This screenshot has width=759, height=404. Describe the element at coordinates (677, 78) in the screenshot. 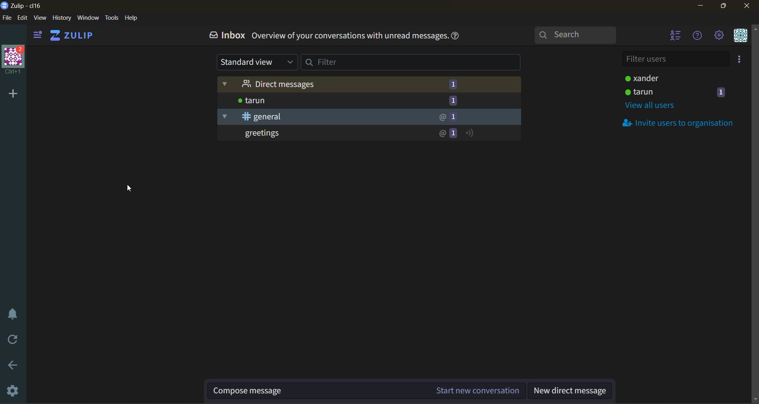

I see `users and status` at that location.